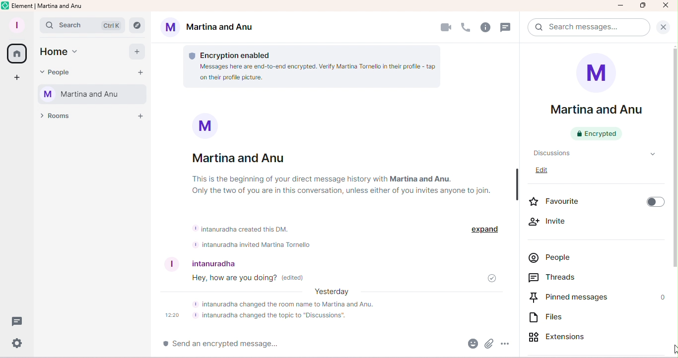  What do you see at coordinates (83, 25) in the screenshot?
I see `Search bar` at bounding box center [83, 25].